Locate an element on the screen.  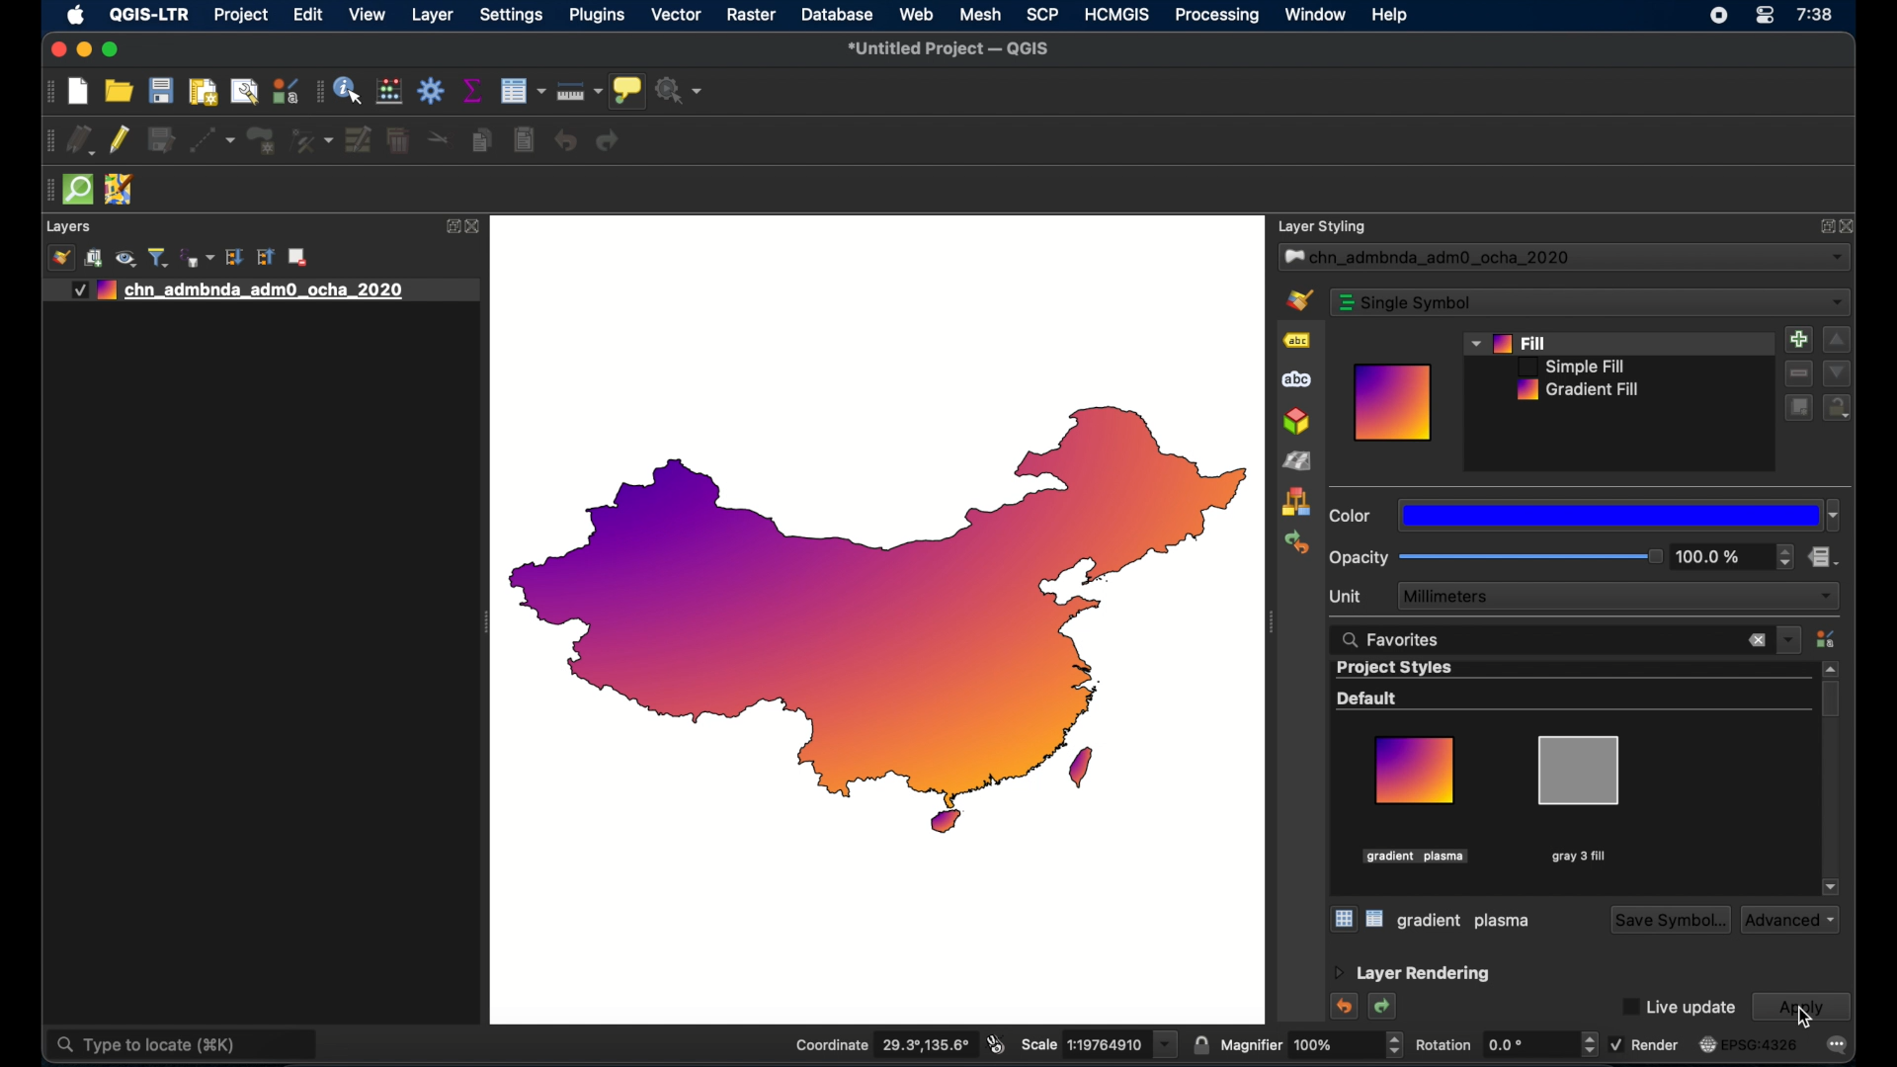
lock scale is located at coordinates (1199, 1045).